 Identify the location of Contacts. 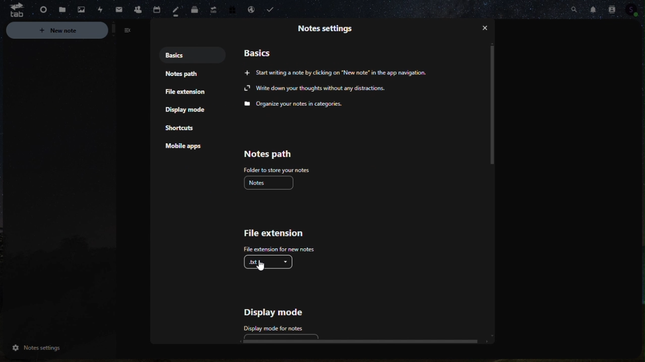
(137, 8).